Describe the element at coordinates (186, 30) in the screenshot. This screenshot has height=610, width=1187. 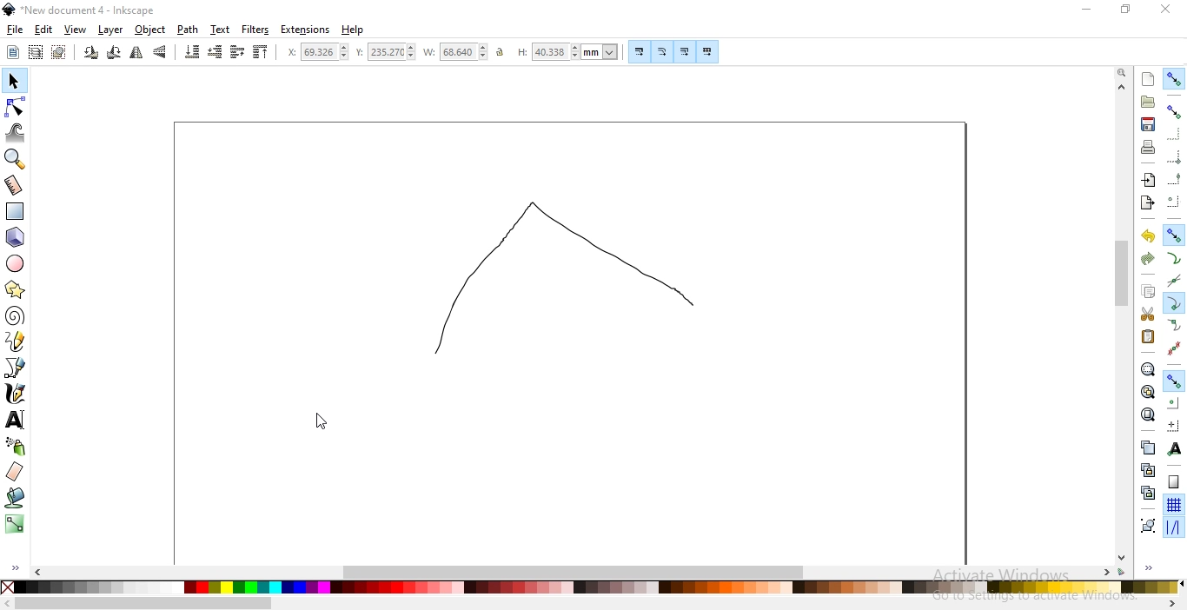
I see `path` at that location.